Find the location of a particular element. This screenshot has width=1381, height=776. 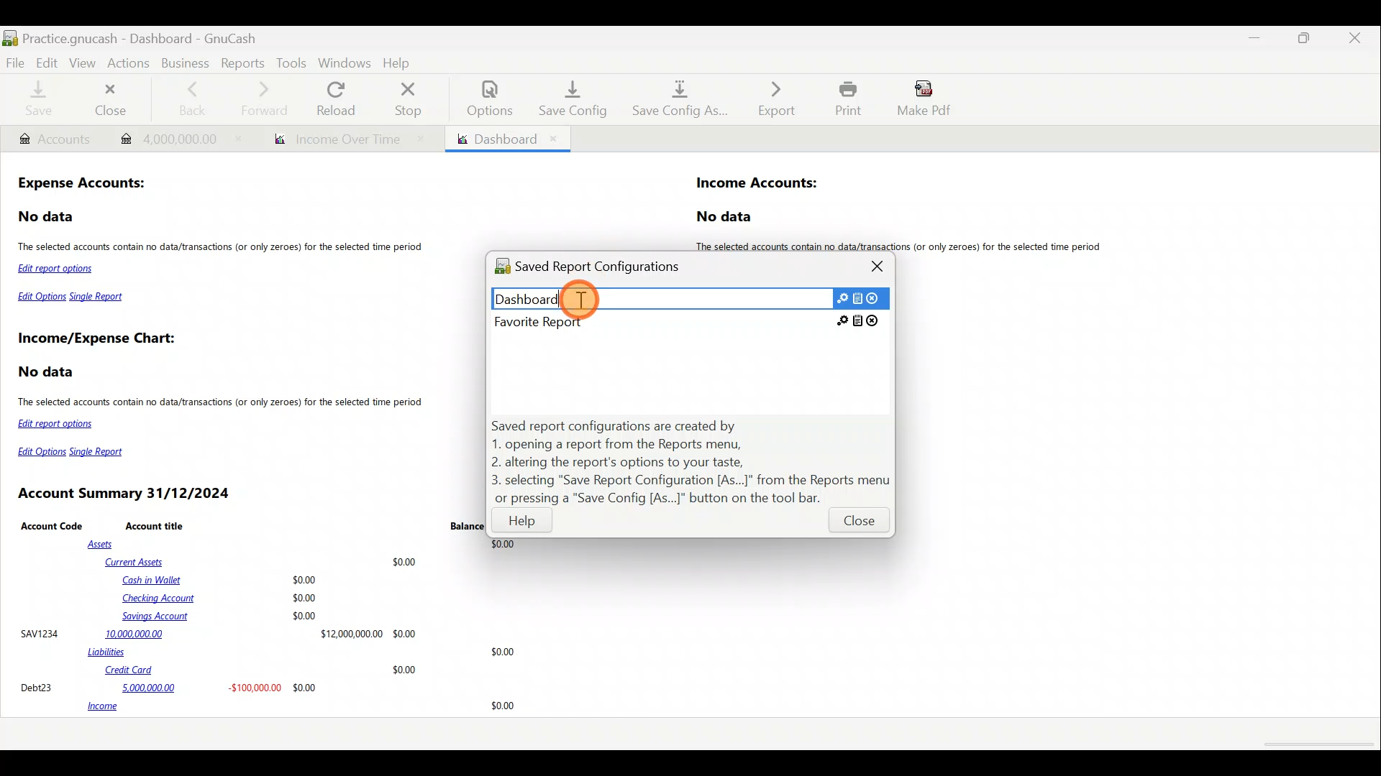

Report is located at coordinates (343, 139).